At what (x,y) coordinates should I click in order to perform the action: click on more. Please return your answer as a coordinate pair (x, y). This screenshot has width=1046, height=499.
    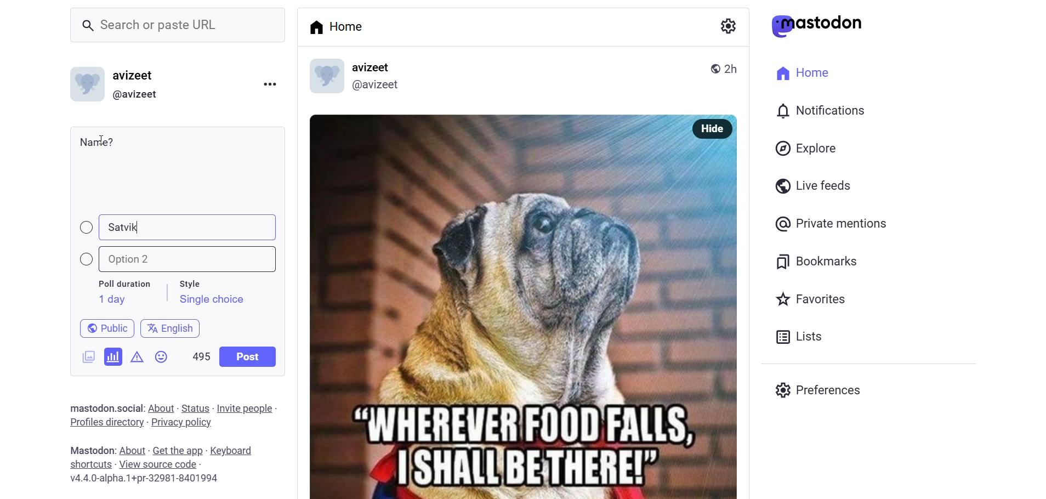
    Looking at the image, I should click on (269, 83).